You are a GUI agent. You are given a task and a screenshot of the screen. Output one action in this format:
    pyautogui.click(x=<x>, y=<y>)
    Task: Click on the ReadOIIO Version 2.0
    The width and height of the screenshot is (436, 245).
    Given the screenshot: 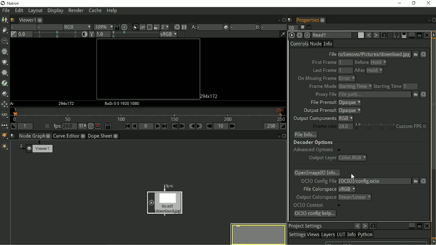 What is the action you would take?
    pyautogui.click(x=396, y=35)
    